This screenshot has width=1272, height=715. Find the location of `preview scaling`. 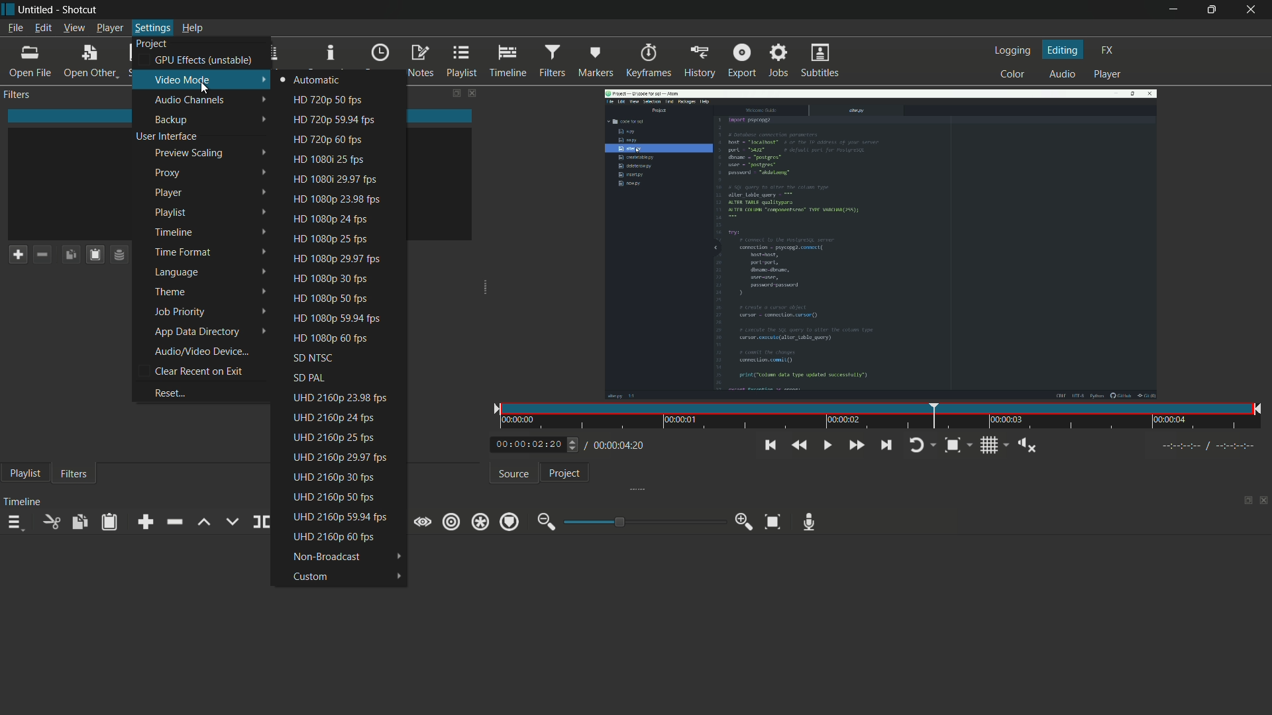

preview scaling is located at coordinates (208, 152).